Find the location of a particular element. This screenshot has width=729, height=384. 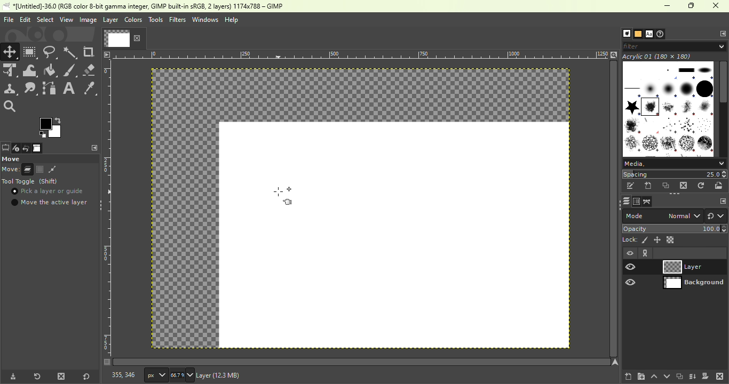

Crop tool is located at coordinates (90, 52).